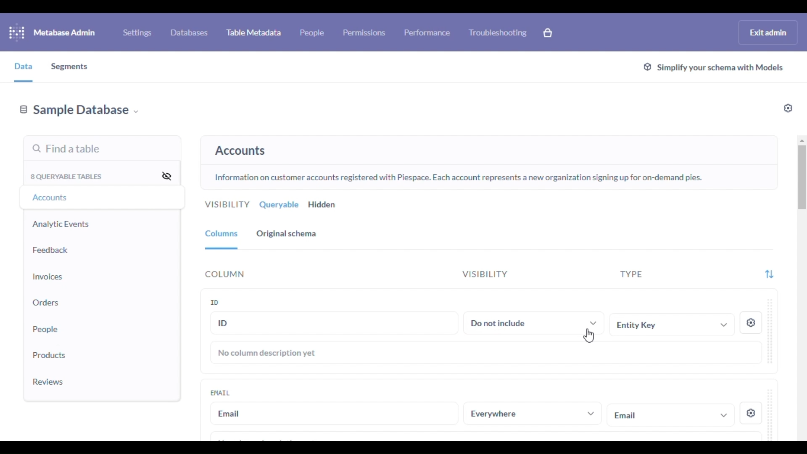  Describe the element at coordinates (222, 235) in the screenshot. I see `columns` at that location.